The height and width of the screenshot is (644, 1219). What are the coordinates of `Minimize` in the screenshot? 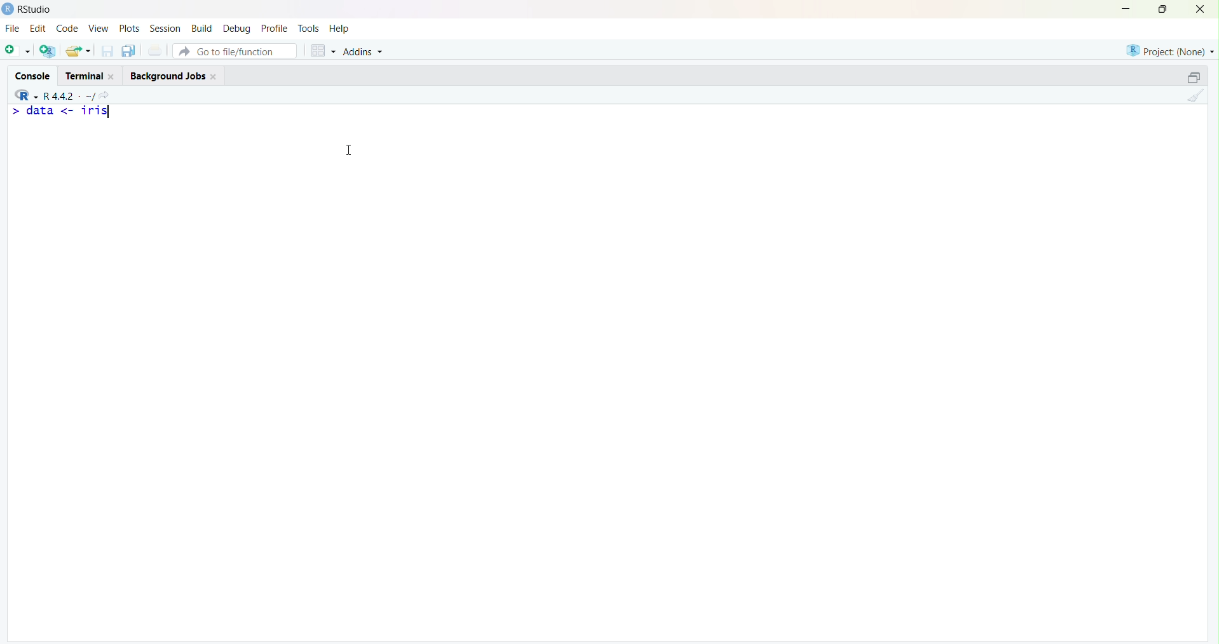 It's located at (1127, 8).